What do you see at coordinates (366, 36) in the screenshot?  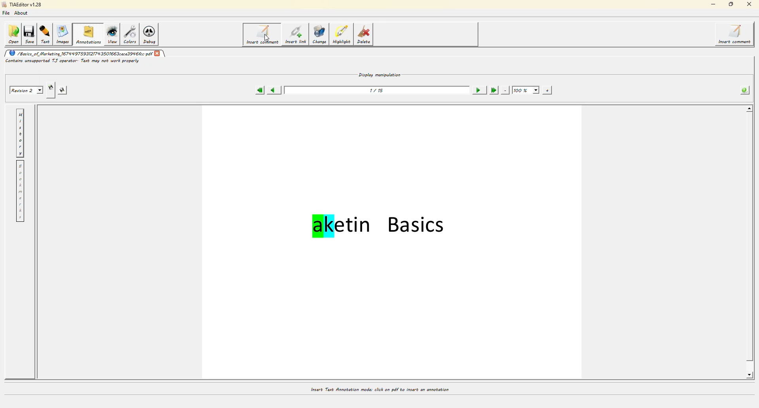 I see `delete` at bounding box center [366, 36].